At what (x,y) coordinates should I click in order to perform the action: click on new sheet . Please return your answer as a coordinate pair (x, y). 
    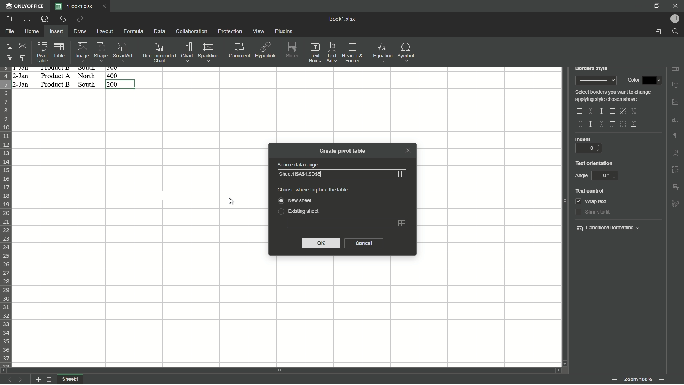
    Looking at the image, I should click on (299, 200).